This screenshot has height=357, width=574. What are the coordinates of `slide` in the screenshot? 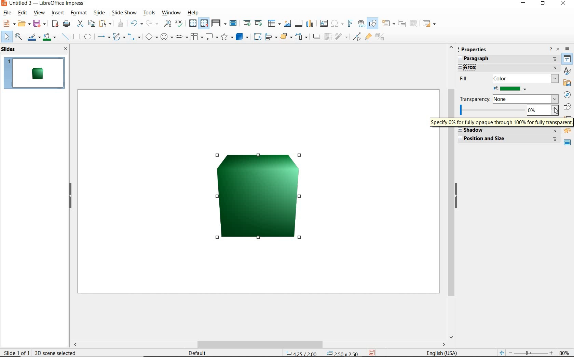 It's located at (98, 13).